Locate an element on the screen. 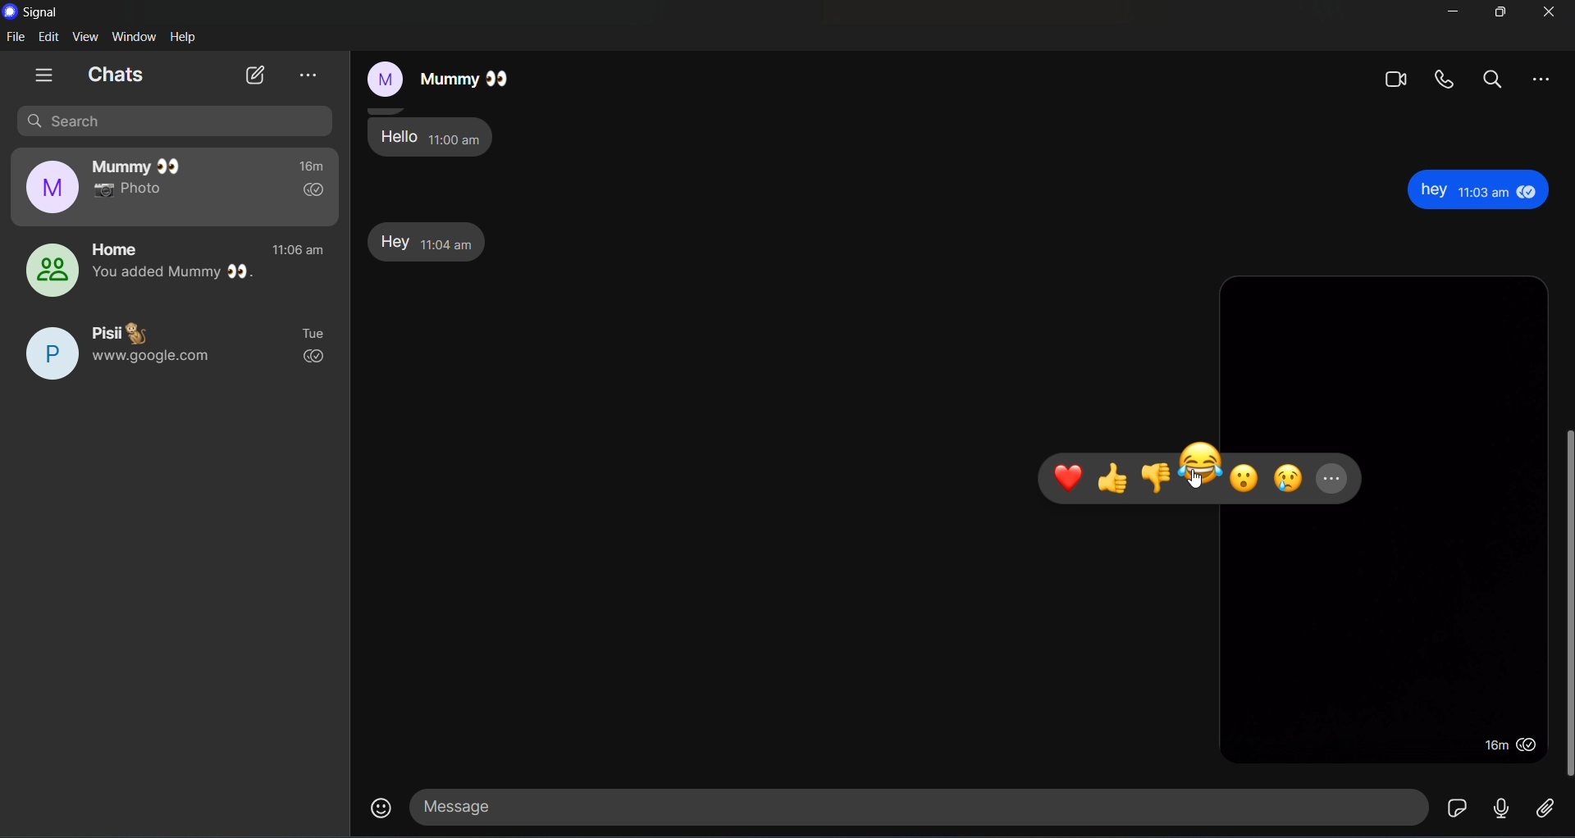  calls is located at coordinates (1442, 79).